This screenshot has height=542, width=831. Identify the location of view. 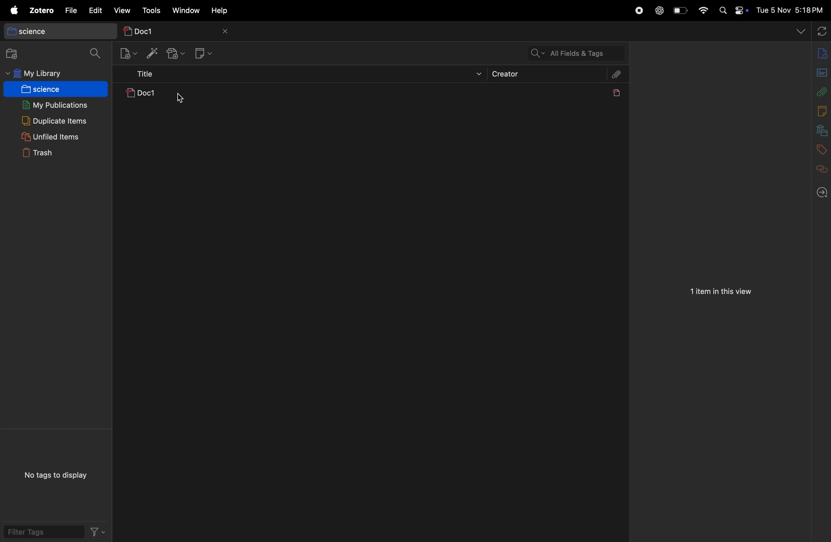
(122, 10).